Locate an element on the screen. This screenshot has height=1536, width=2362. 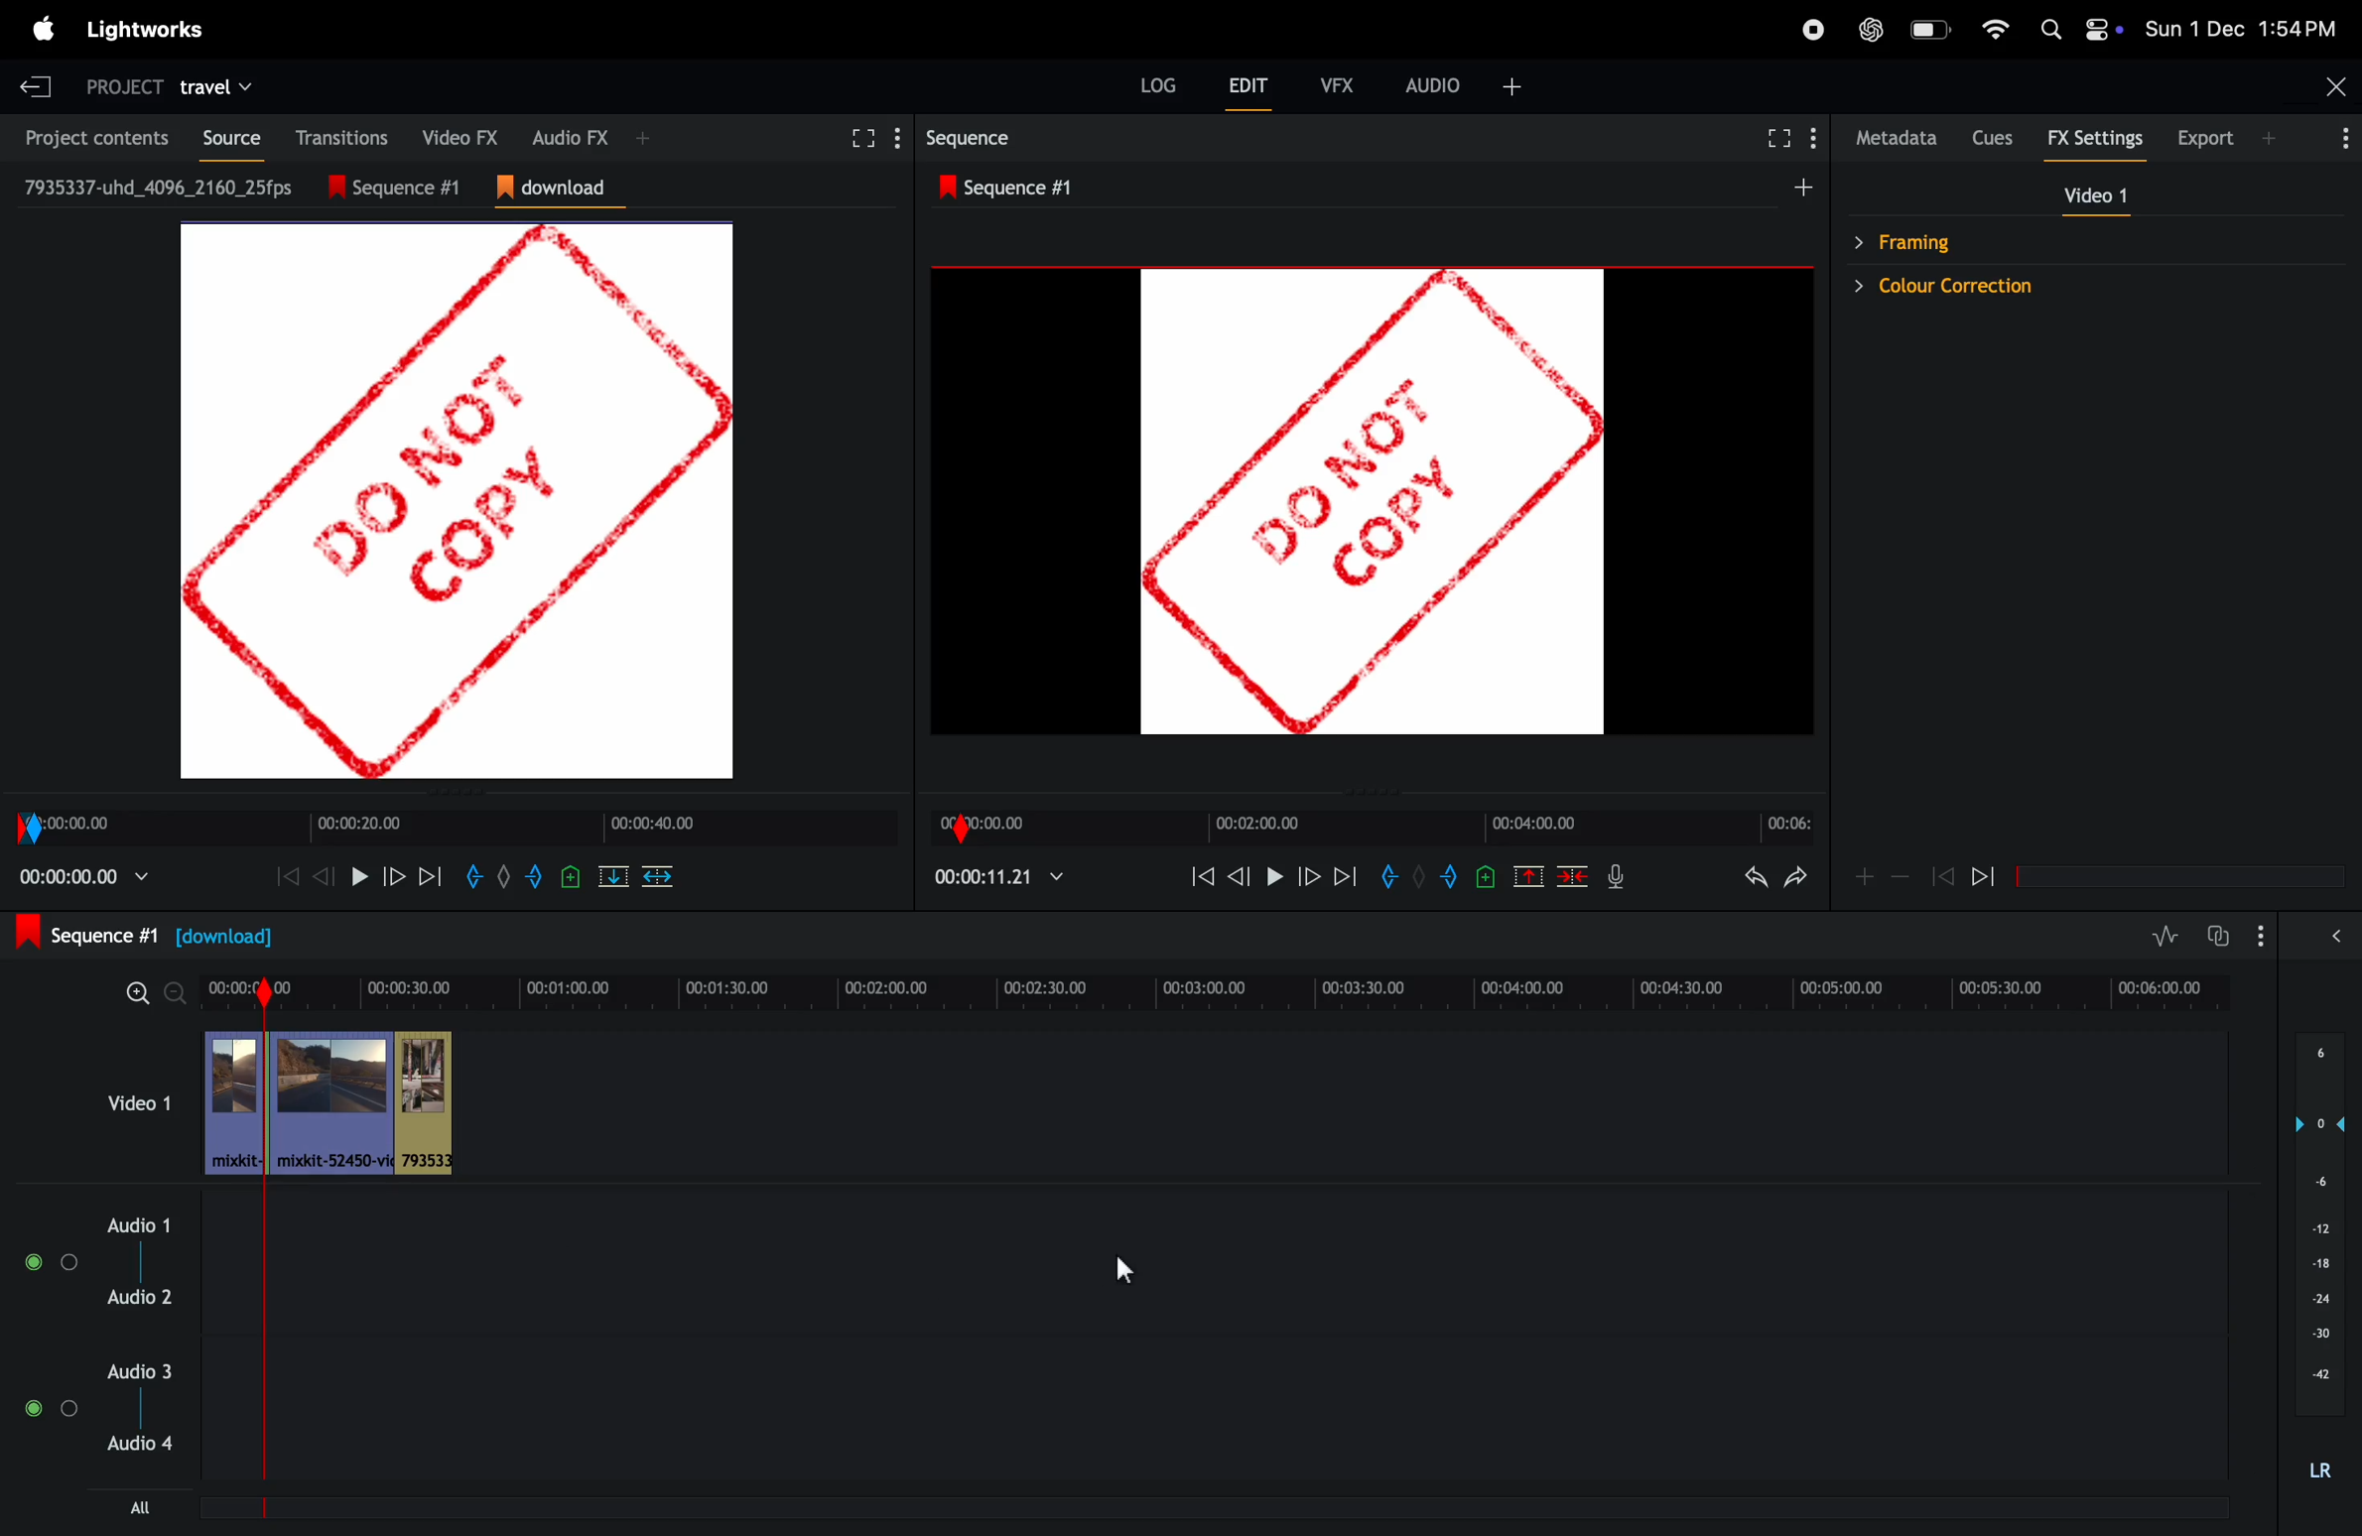
Add is located at coordinates (1419, 875).